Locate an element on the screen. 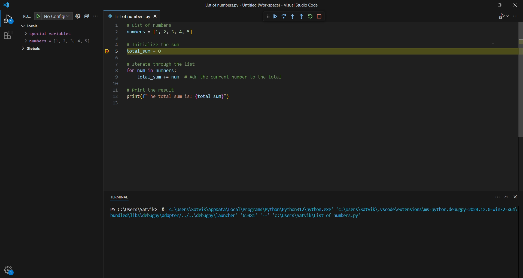 The width and height of the screenshot is (523, 278). locals is located at coordinates (29, 26).